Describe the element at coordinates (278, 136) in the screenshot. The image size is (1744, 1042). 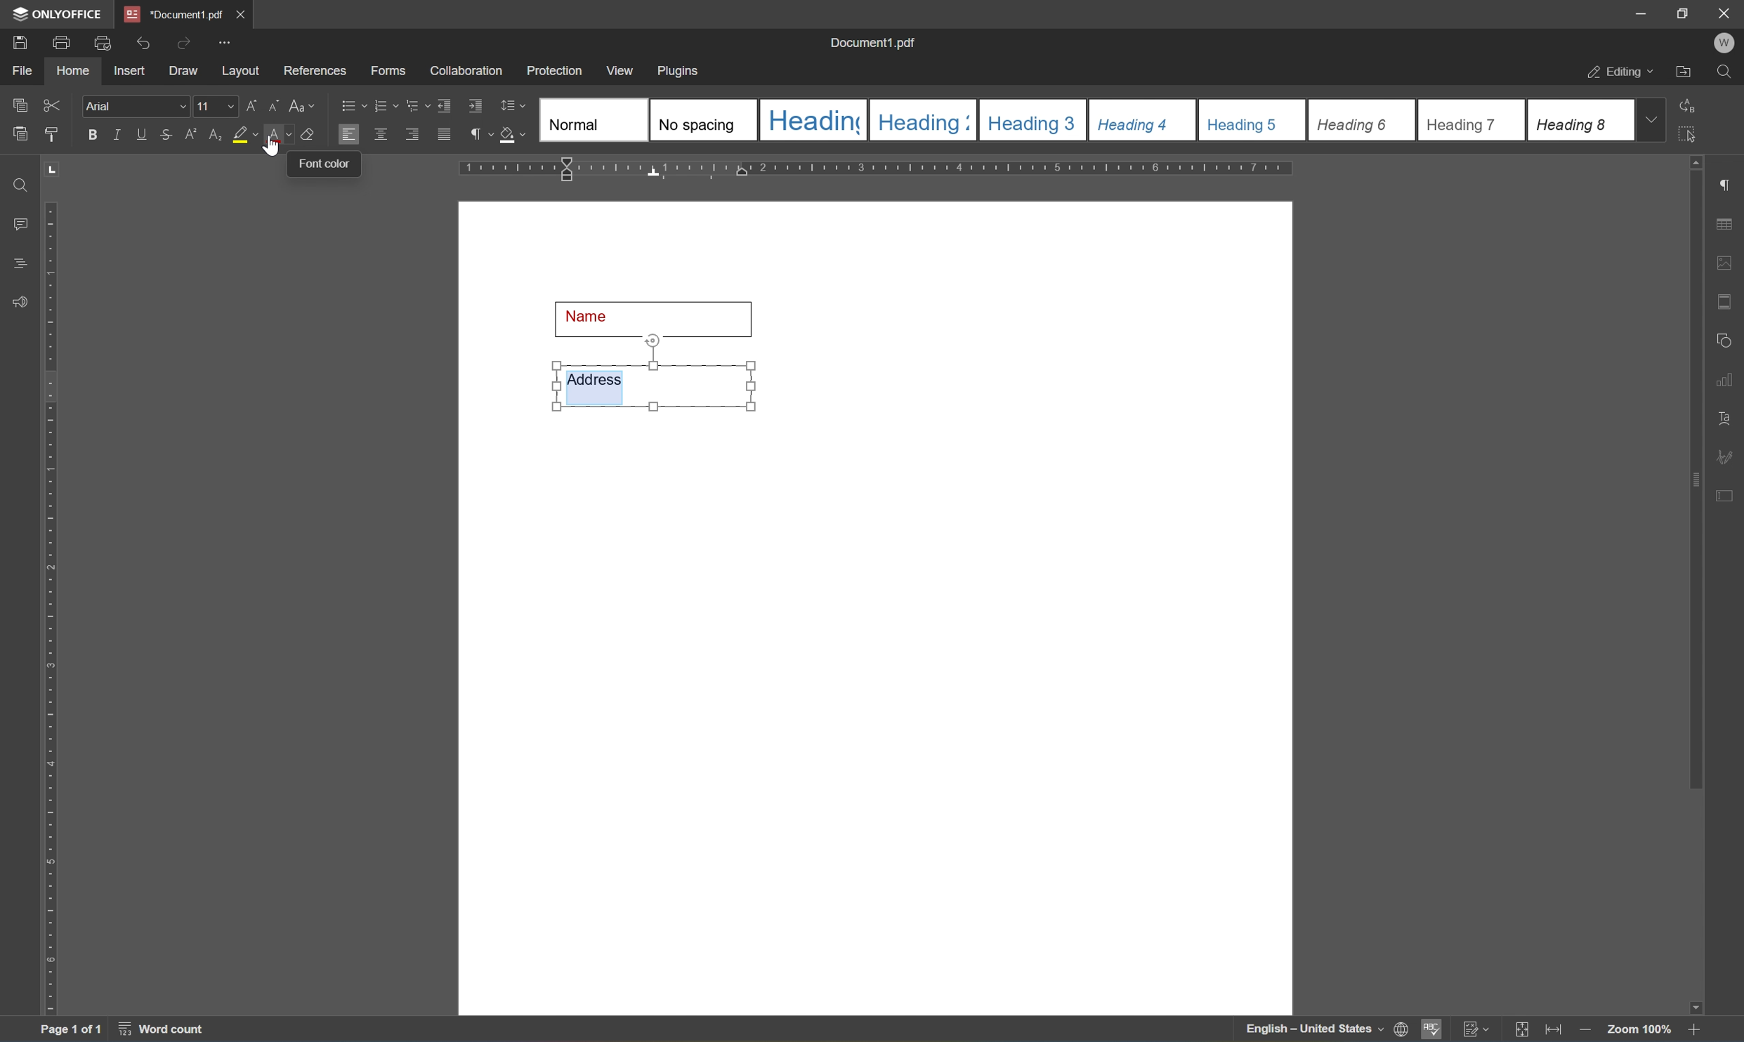
I see `font color` at that location.